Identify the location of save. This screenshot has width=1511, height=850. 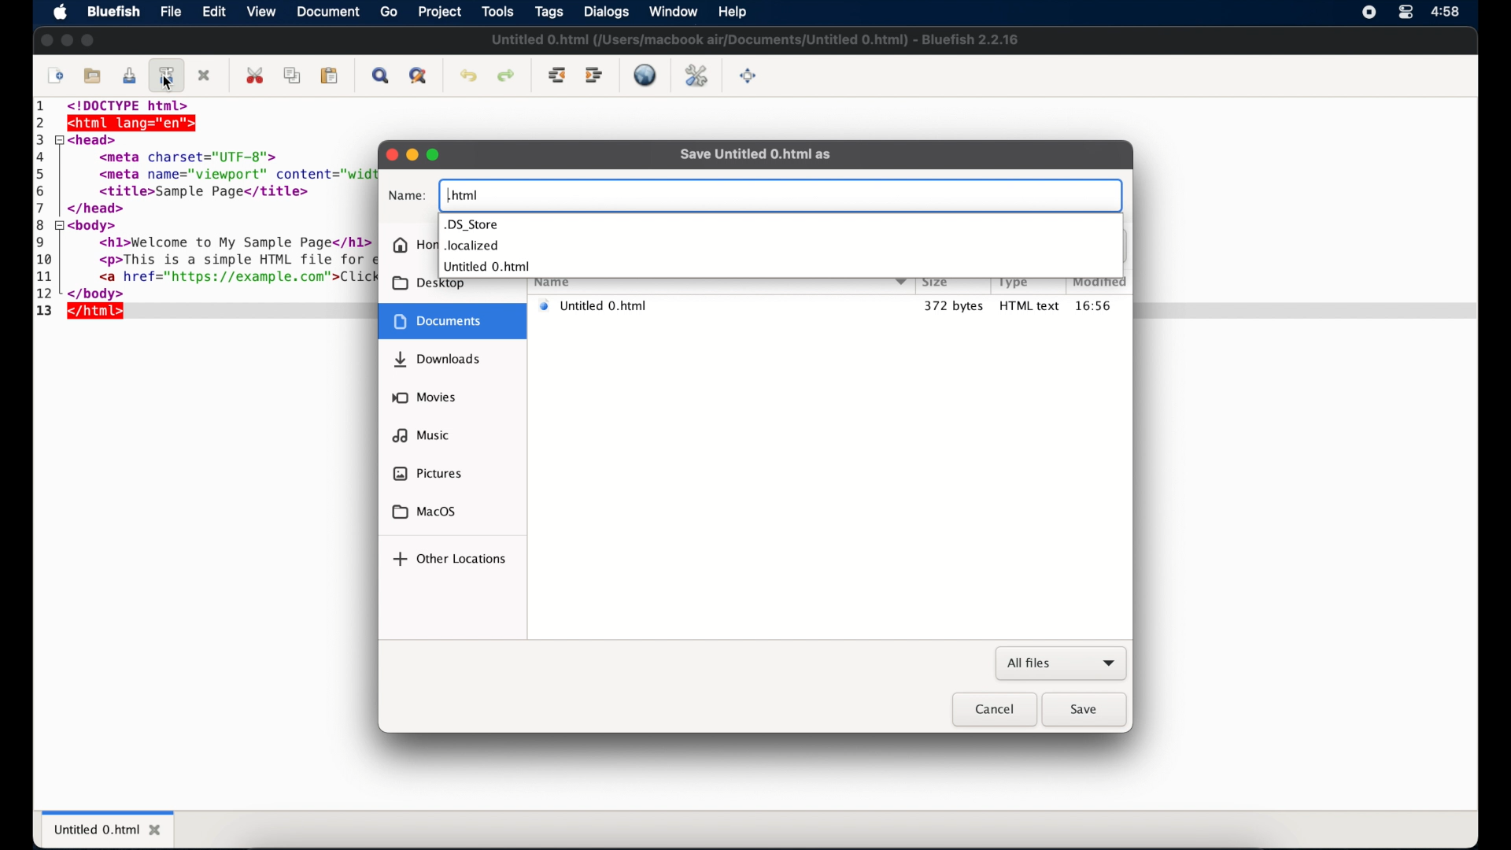
(1085, 710).